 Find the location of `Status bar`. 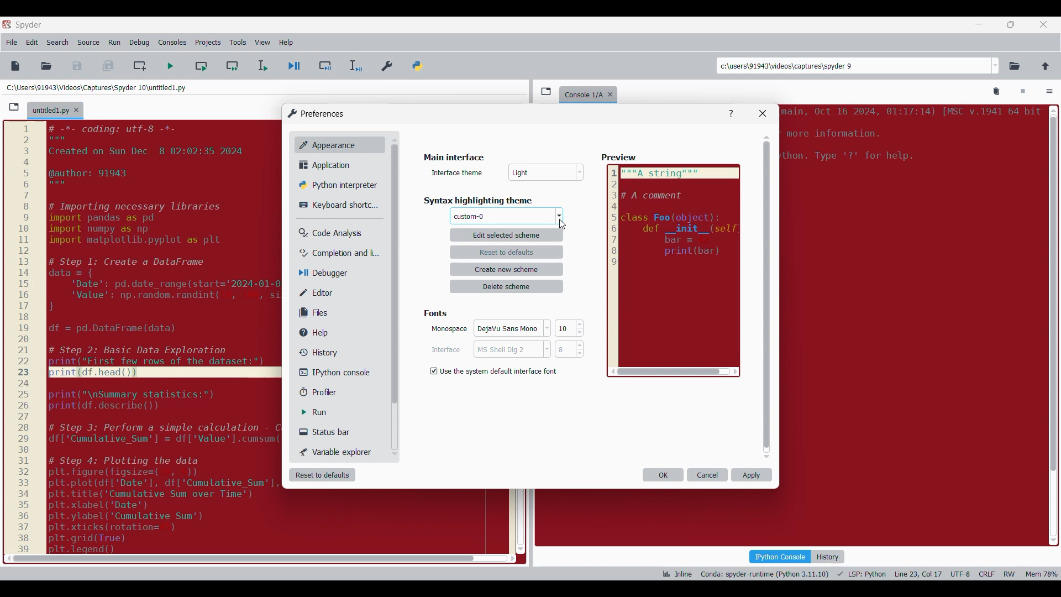

Status bar is located at coordinates (329, 432).